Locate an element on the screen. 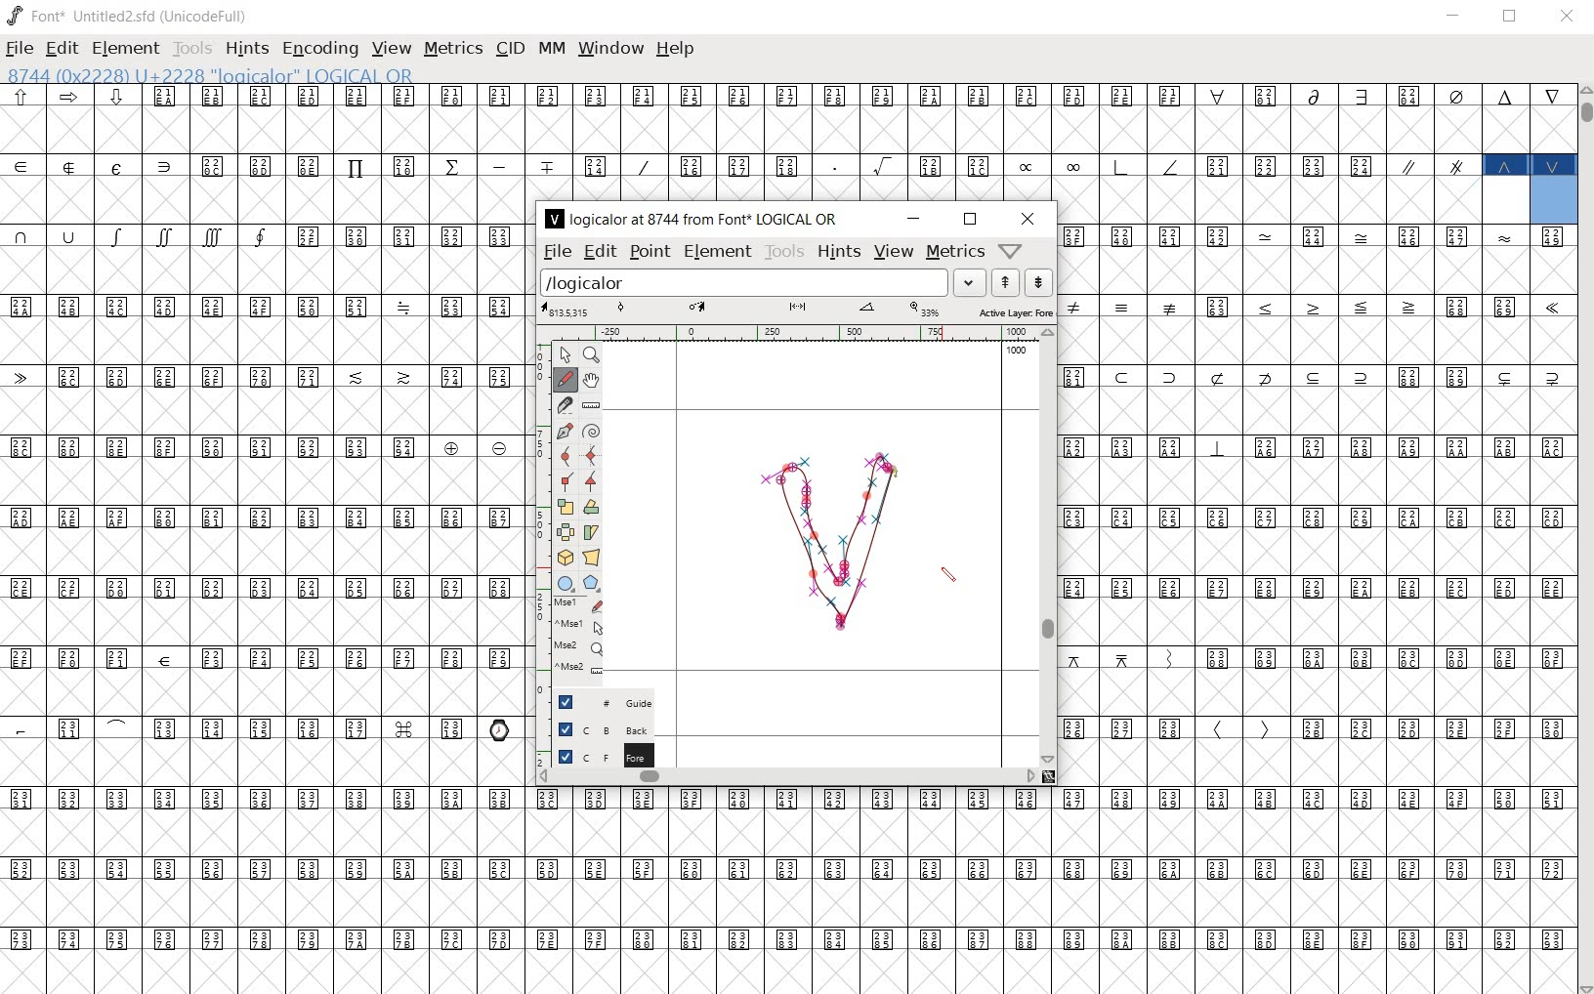  restore is located at coordinates (970, 220).